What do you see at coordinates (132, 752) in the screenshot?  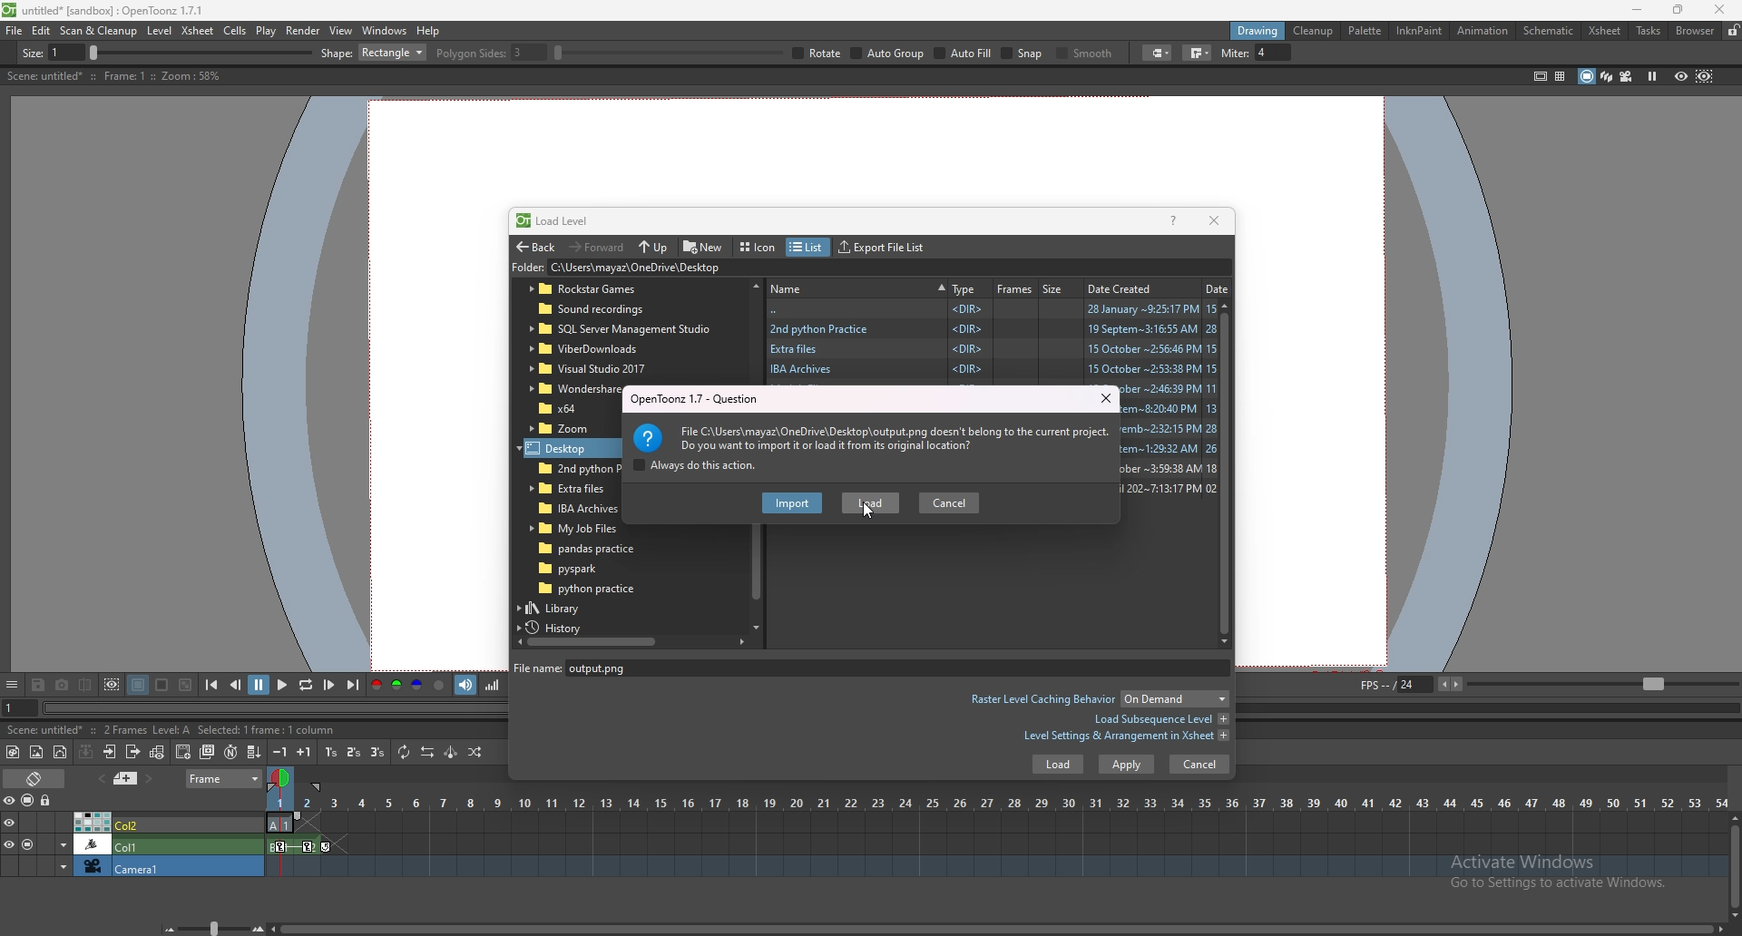 I see `close x subsheet` at bounding box center [132, 752].